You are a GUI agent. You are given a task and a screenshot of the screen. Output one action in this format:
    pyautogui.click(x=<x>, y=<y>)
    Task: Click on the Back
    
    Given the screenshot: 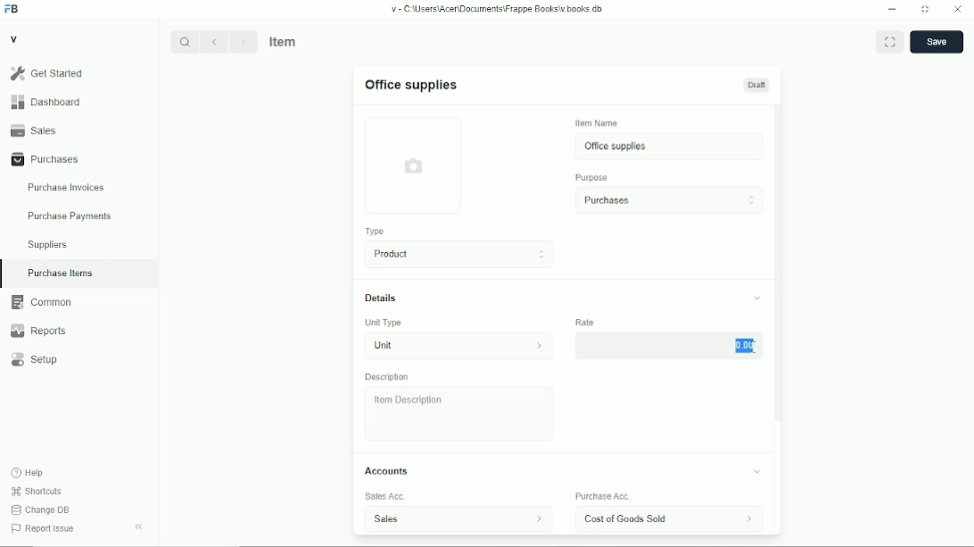 What is the action you would take?
    pyautogui.click(x=213, y=41)
    